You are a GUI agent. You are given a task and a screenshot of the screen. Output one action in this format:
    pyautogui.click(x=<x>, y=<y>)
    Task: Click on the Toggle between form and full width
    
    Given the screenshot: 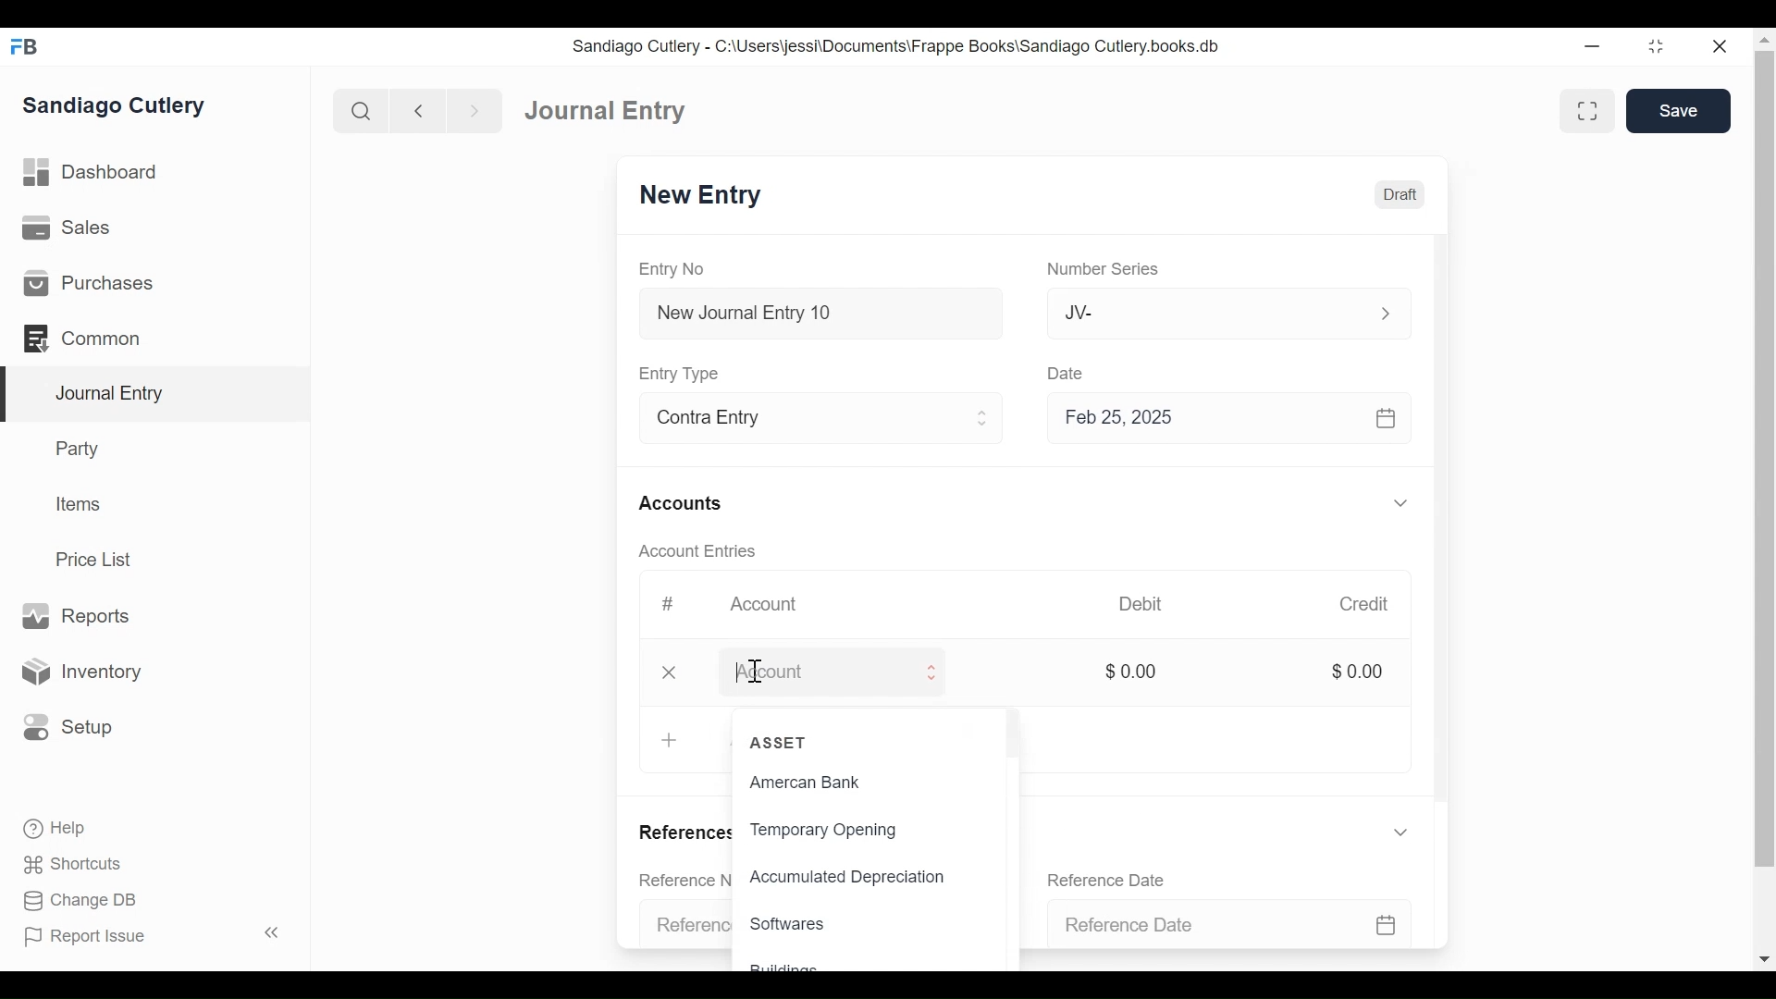 What is the action you would take?
    pyautogui.click(x=1585, y=109)
    